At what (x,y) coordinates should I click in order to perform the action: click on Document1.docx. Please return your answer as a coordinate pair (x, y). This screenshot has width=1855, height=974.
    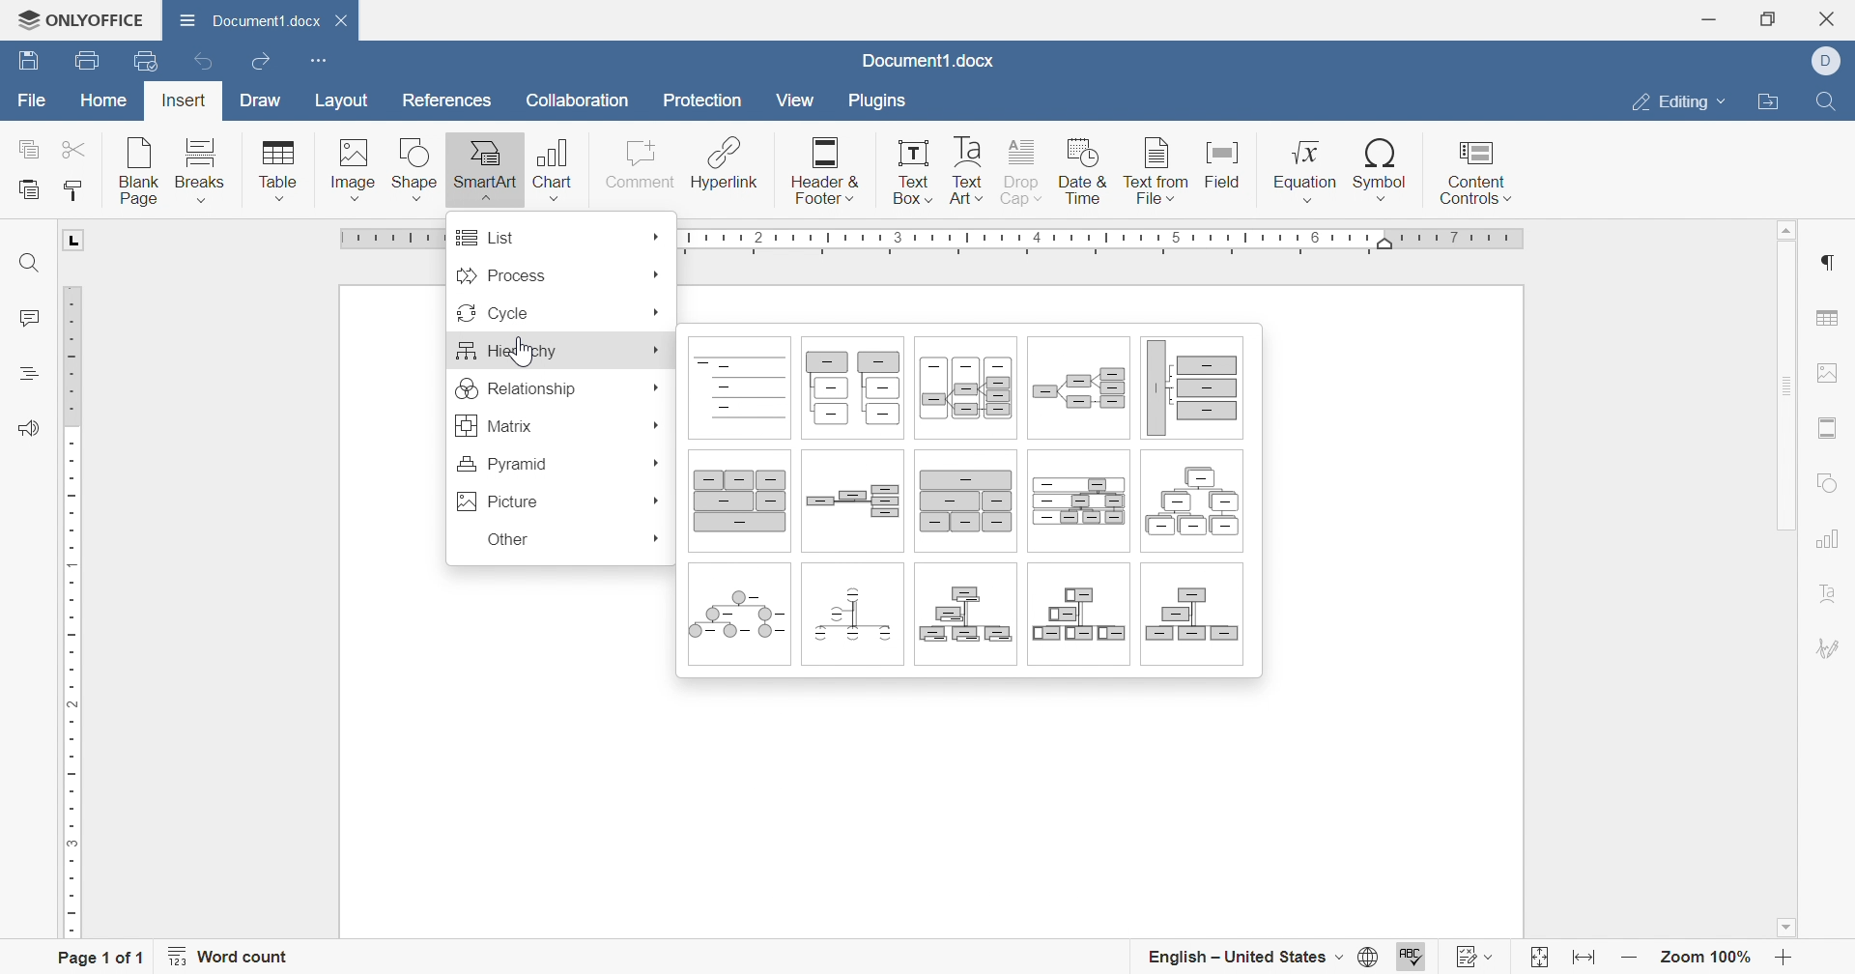
    Looking at the image, I should click on (253, 24).